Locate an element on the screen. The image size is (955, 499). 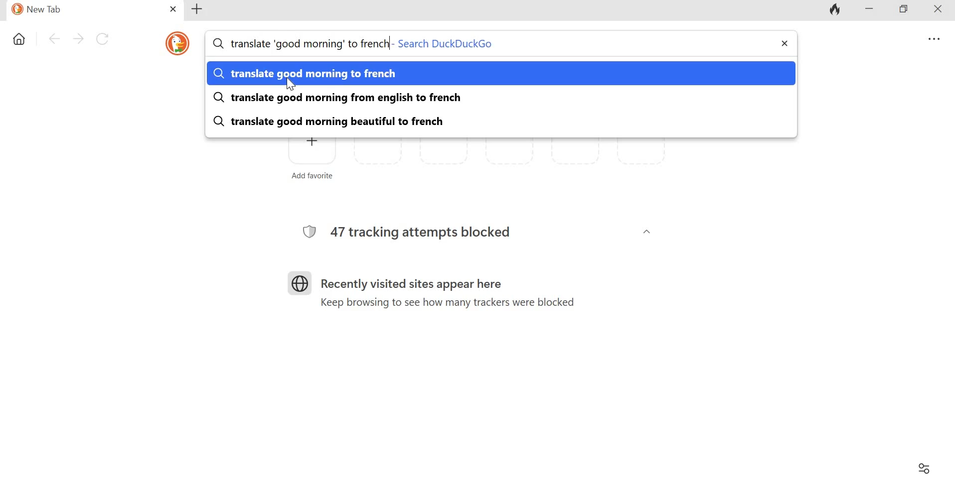
Overflow menu is located at coordinates (931, 37).